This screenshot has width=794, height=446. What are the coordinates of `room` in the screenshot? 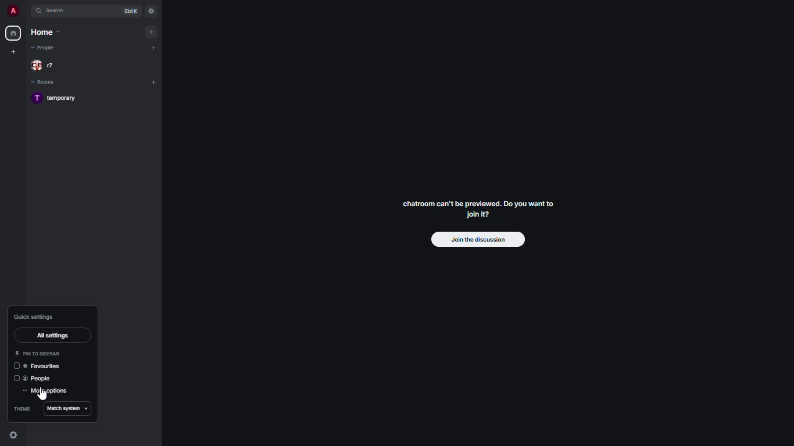 It's located at (57, 99).